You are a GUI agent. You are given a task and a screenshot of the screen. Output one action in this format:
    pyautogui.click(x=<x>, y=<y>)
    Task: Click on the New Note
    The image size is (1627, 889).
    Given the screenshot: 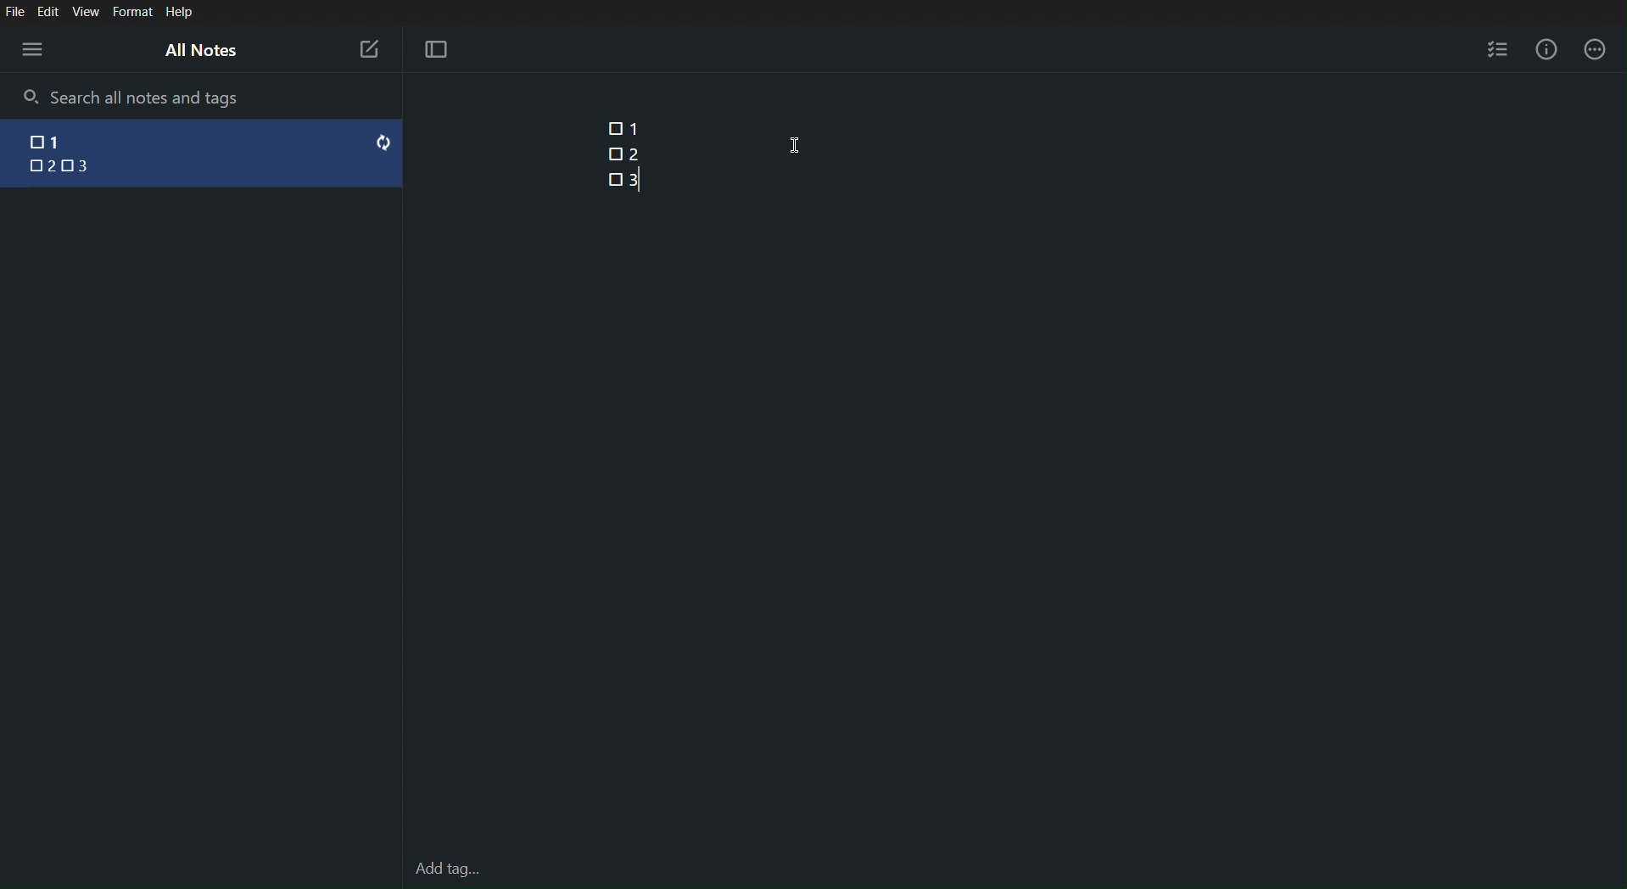 What is the action you would take?
    pyautogui.click(x=368, y=49)
    